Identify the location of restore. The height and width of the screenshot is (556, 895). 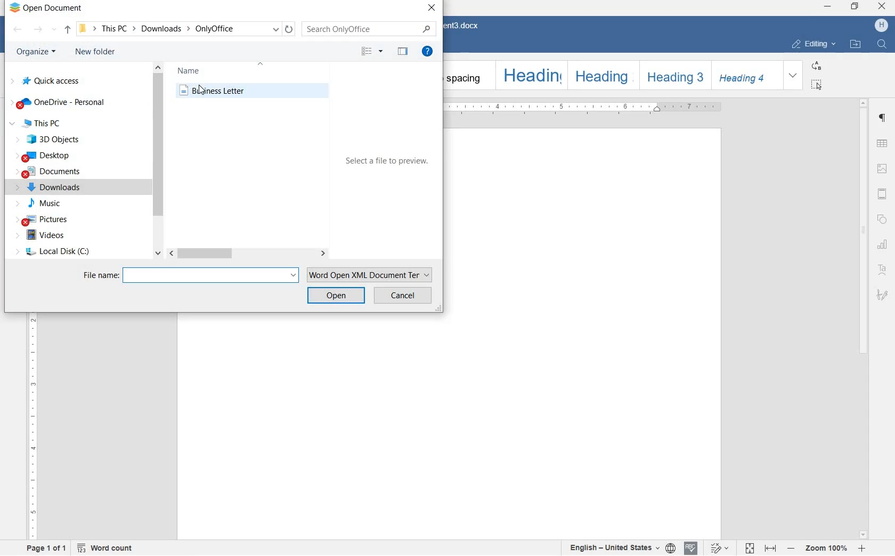
(856, 7).